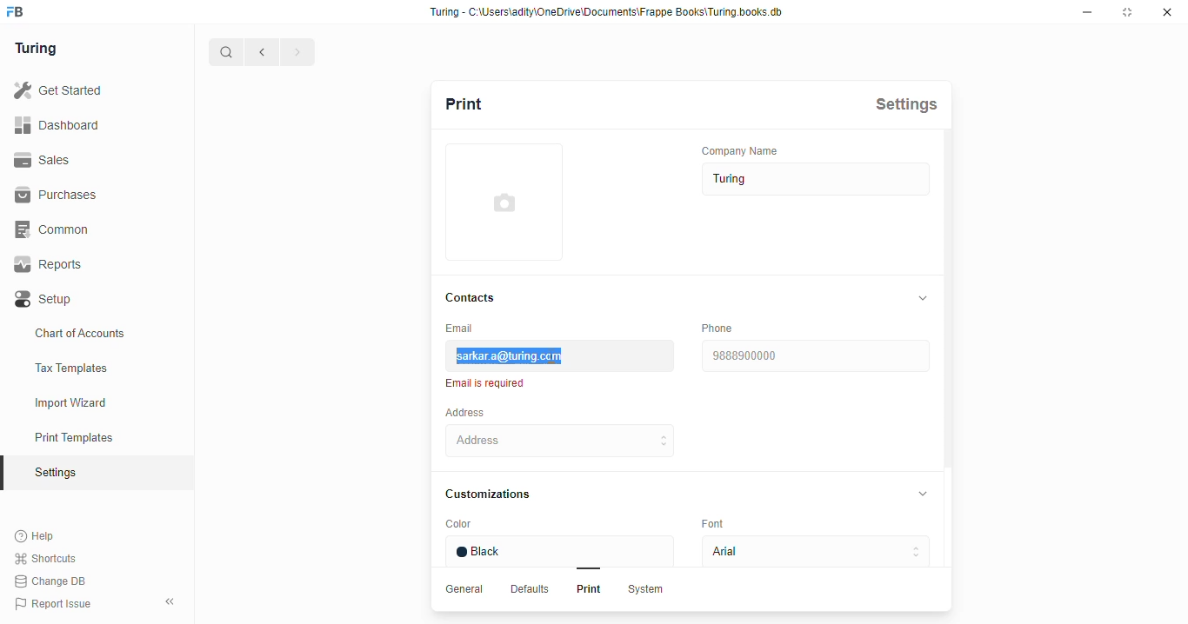 Image resolution: width=1188 pixels, height=624 pixels. What do you see at coordinates (94, 402) in the screenshot?
I see `Import Wizard` at bounding box center [94, 402].